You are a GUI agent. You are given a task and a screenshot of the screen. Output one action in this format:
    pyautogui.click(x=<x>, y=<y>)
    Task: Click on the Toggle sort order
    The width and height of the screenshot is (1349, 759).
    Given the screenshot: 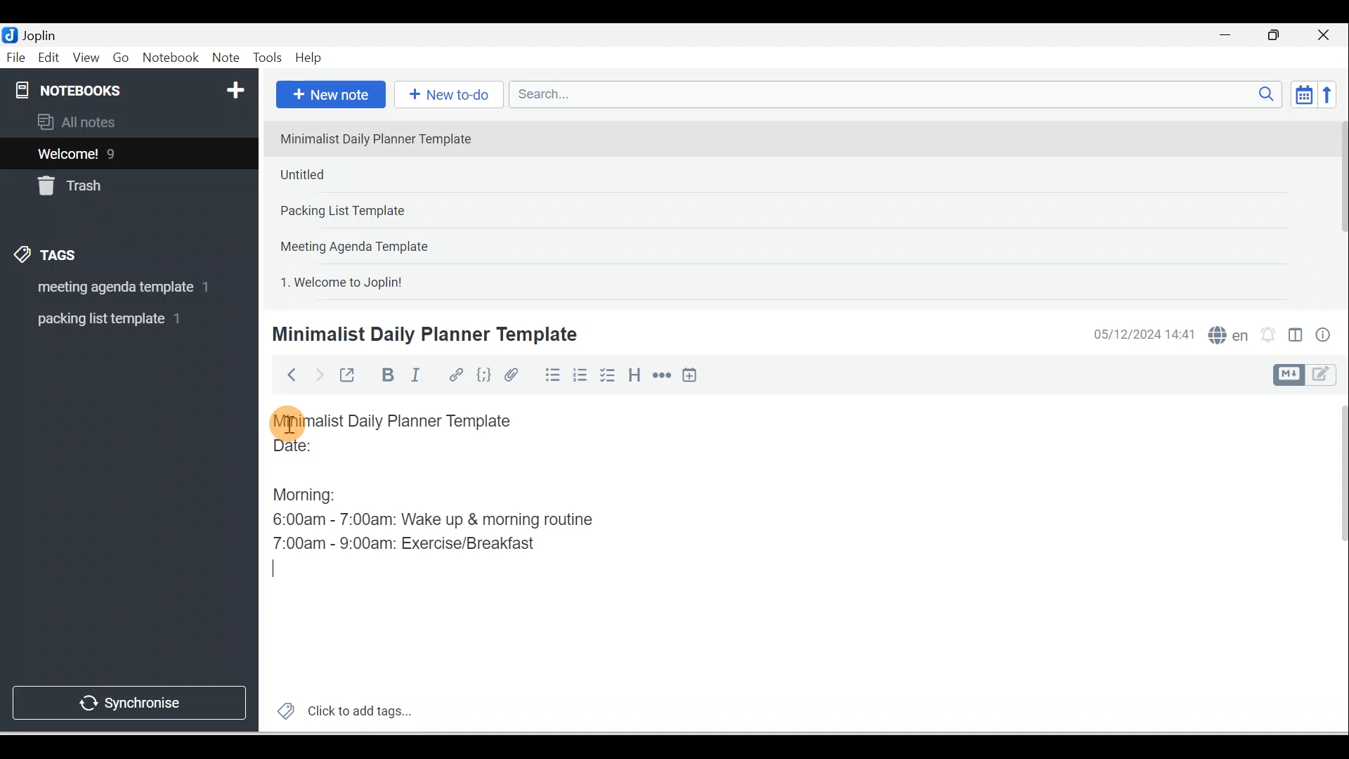 What is the action you would take?
    pyautogui.click(x=1303, y=93)
    